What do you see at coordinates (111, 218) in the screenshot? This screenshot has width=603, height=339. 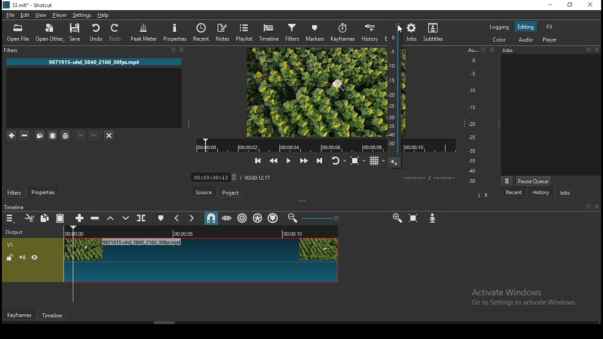 I see `lift` at bounding box center [111, 218].